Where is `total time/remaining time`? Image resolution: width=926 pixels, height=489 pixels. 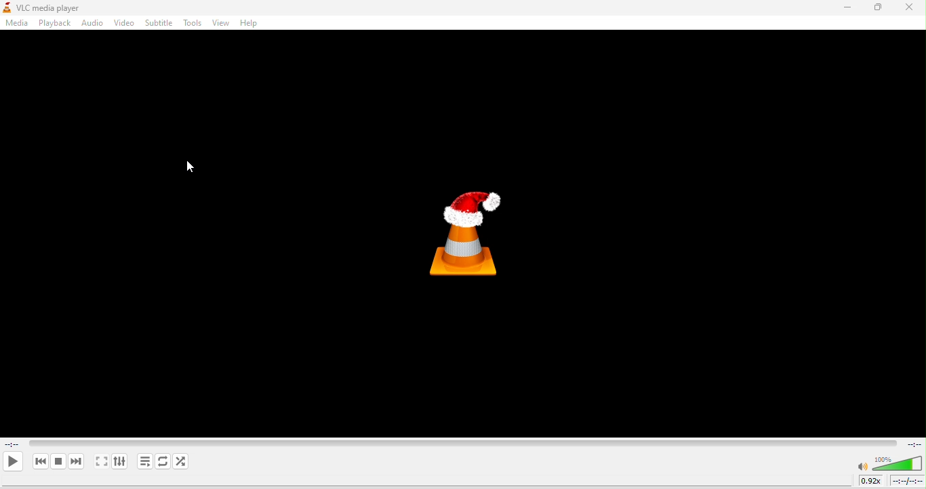
total time/remaining time is located at coordinates (906, 481).